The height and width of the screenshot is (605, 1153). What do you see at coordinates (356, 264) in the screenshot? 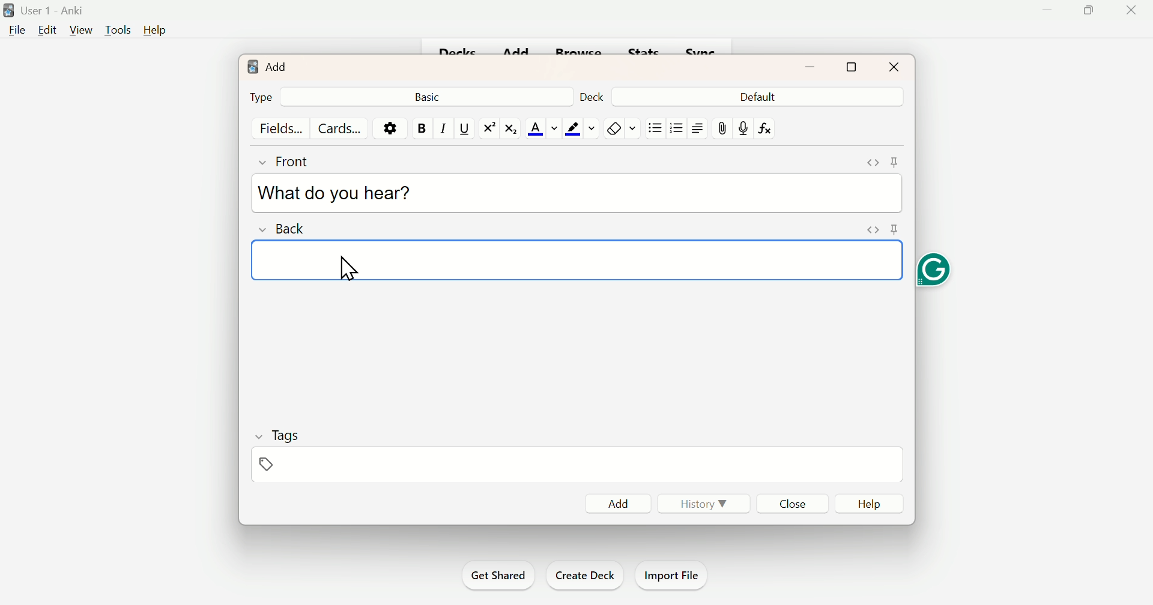
I see `cursor` at bounding box center [356, 264].